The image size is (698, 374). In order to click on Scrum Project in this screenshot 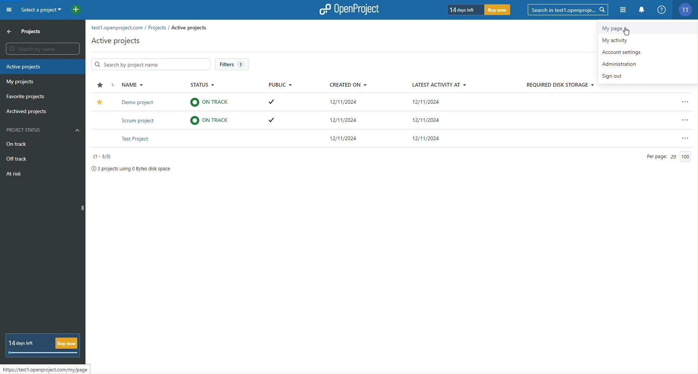, I will do `click(140, 120)`.